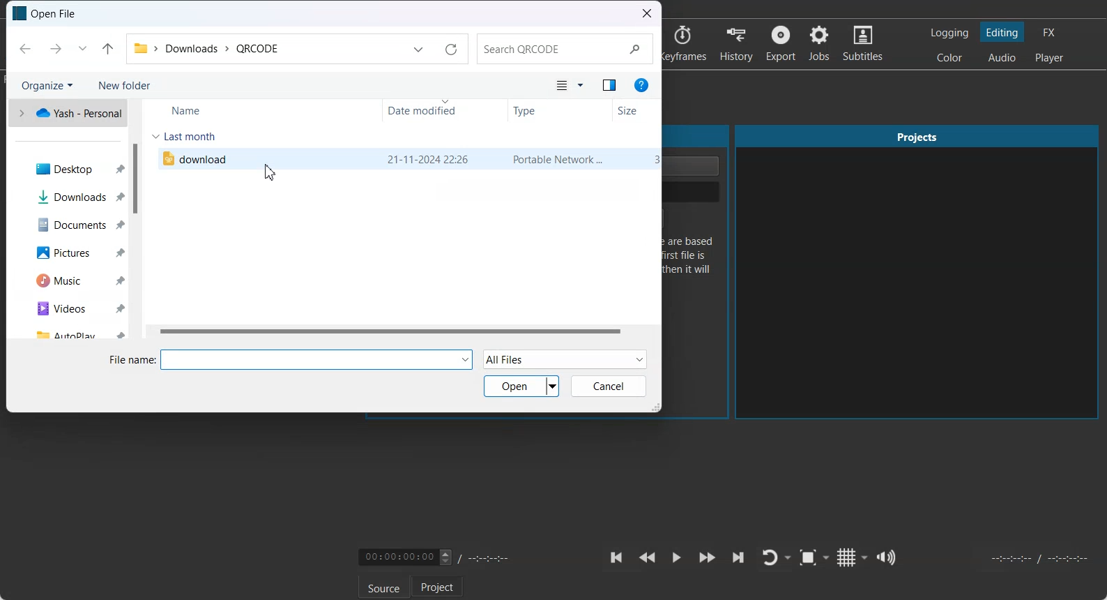 The image size is (1107, 600). I want to click on Size, so click(633, 110).